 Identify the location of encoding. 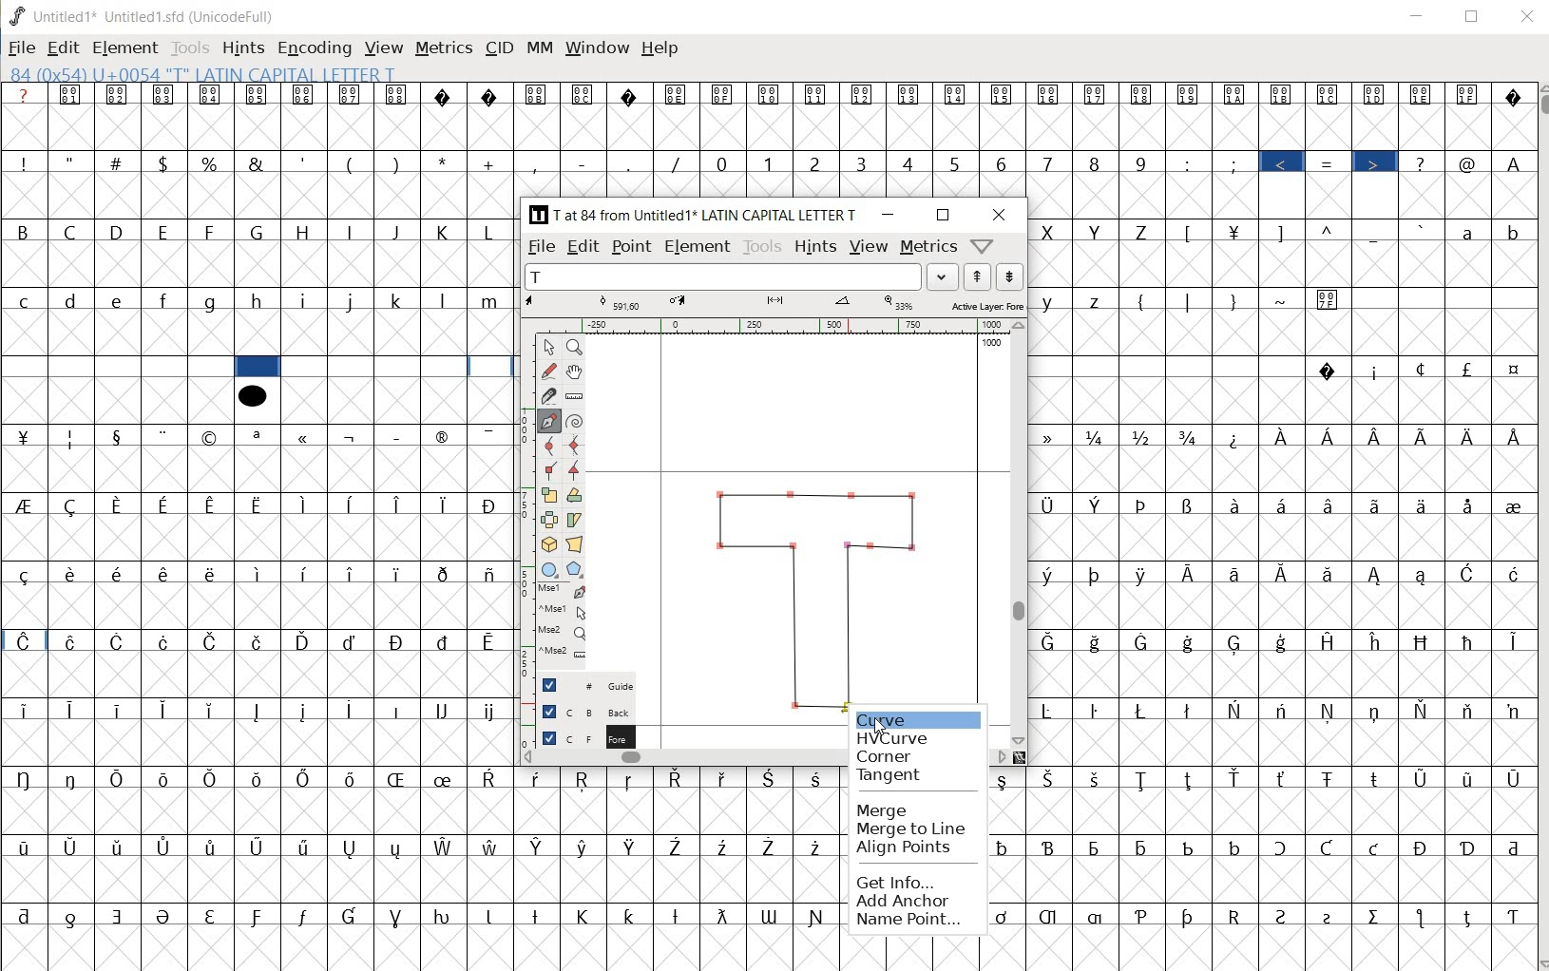
(314, 49).